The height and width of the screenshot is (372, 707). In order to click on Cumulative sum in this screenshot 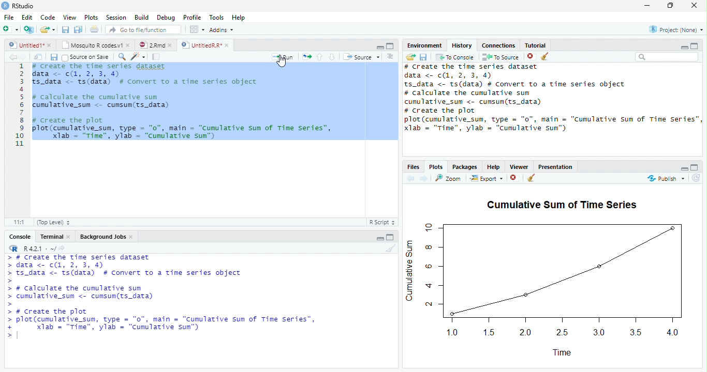, I will do `click(408, 272)`.